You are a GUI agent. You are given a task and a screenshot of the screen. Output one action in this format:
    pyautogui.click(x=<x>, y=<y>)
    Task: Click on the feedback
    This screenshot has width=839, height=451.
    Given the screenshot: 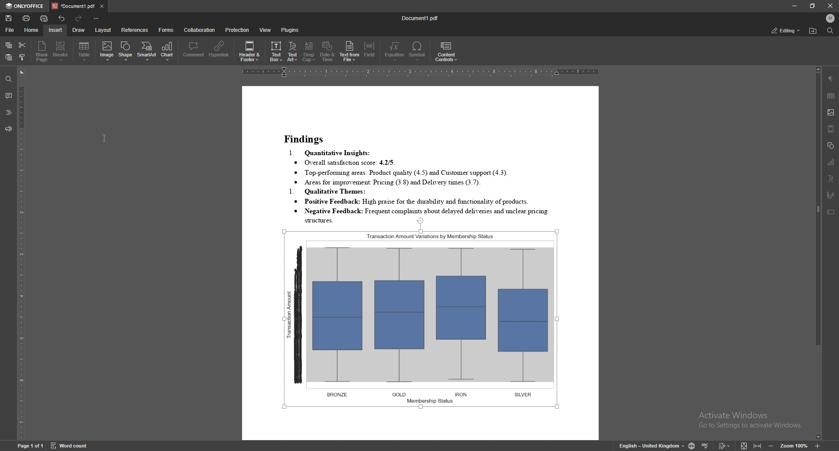 What is the action you would take?
    pyautogui.click(x=8, y=129)
    